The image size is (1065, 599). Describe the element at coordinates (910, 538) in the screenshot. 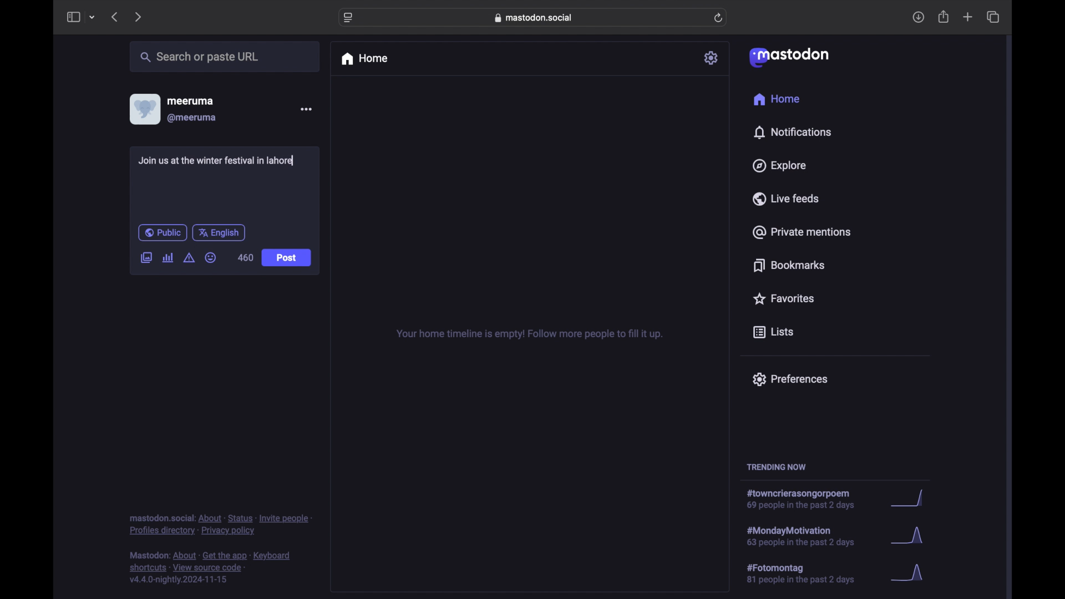

I see `graph` at that location.